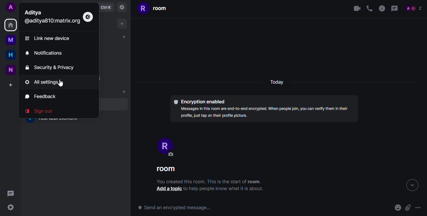 The image size is (427, 216). Describe the element at coordinates (397, 208) in the screenshot. I see `emoji` at that location.